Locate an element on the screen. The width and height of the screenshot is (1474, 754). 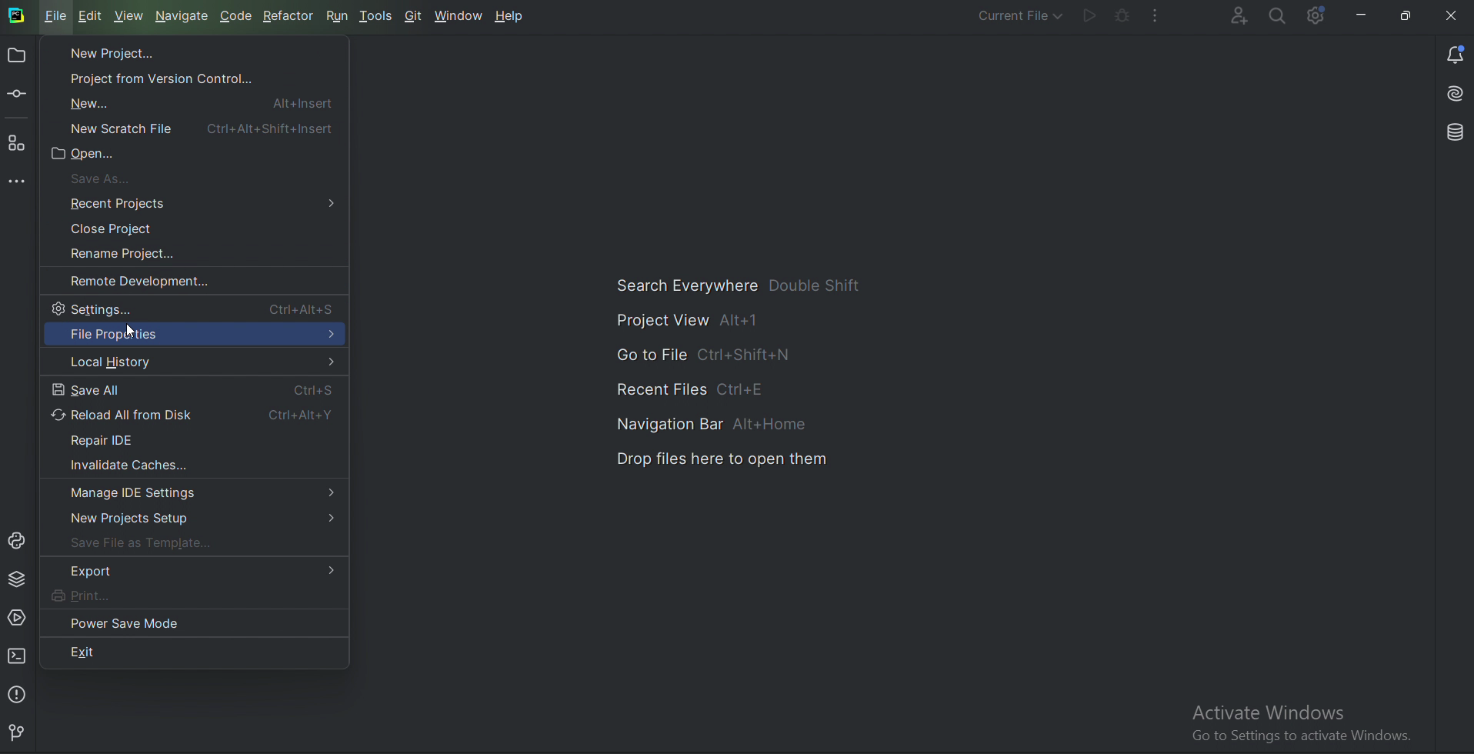
Remote development is located at coordinates (148, 281).